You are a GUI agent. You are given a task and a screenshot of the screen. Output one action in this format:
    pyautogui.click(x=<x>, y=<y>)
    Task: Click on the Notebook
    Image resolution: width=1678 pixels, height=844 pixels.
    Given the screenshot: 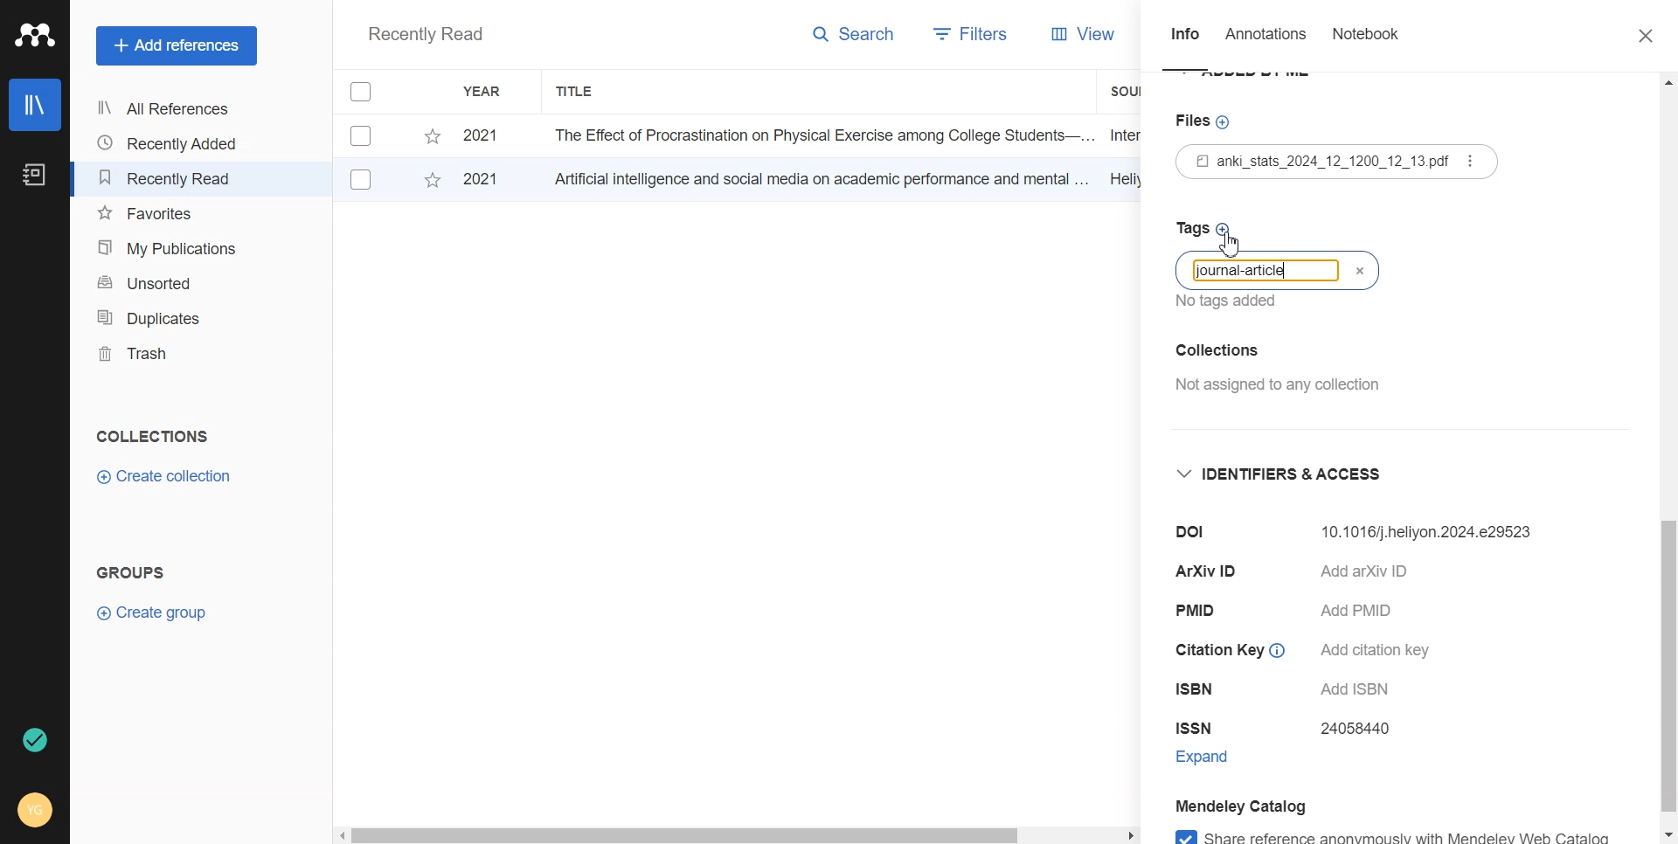 What is the action you would take?
    pyautogui.click(x=32, y=176)
    